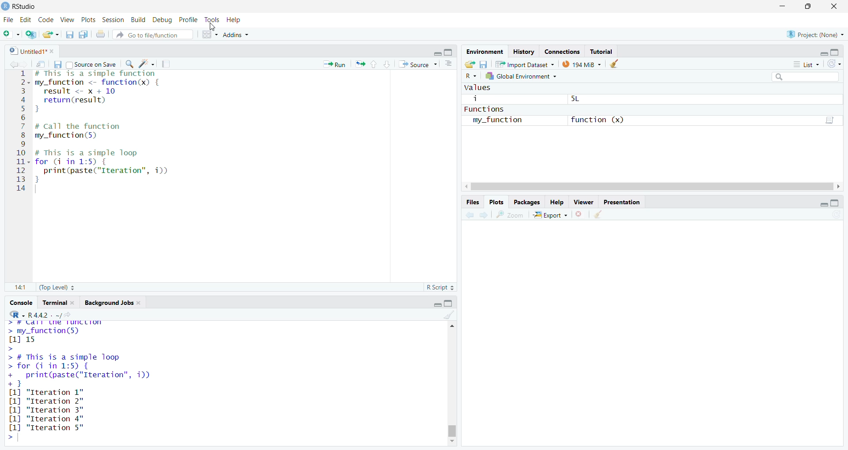 Image resolution: width=848 pixels, height=450 pixels. I want to click on remove the current plot, so click(580, 214).